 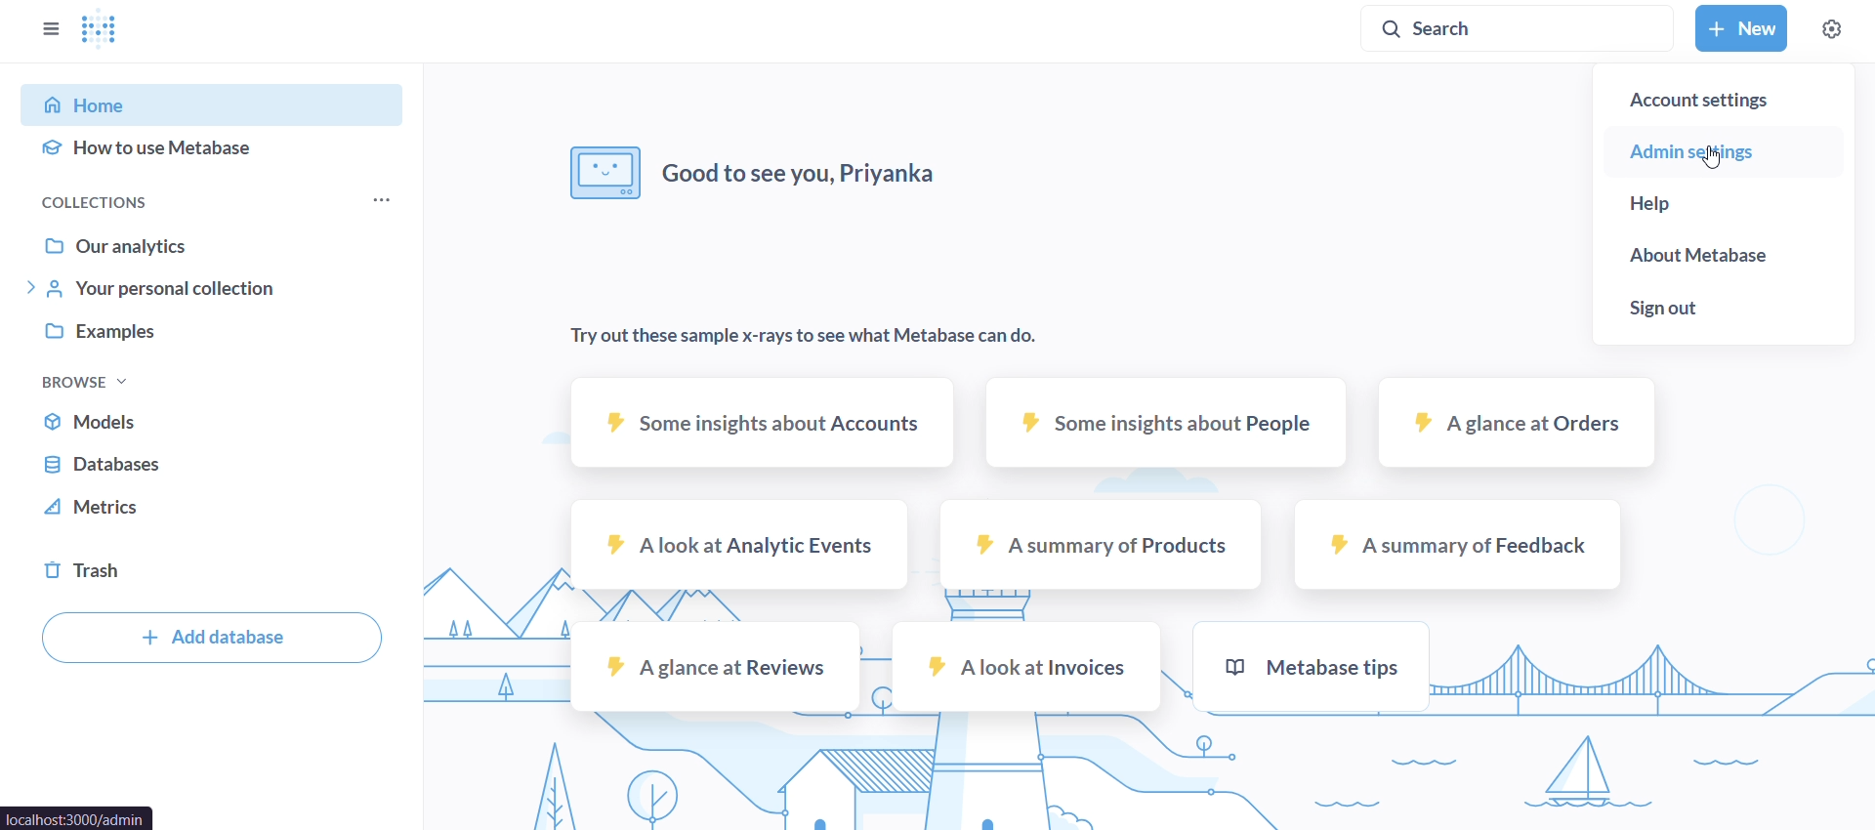 What do you see at coordinates (211, 568) in the screenshot?
I see `trash` at bounding box center [211, 568].